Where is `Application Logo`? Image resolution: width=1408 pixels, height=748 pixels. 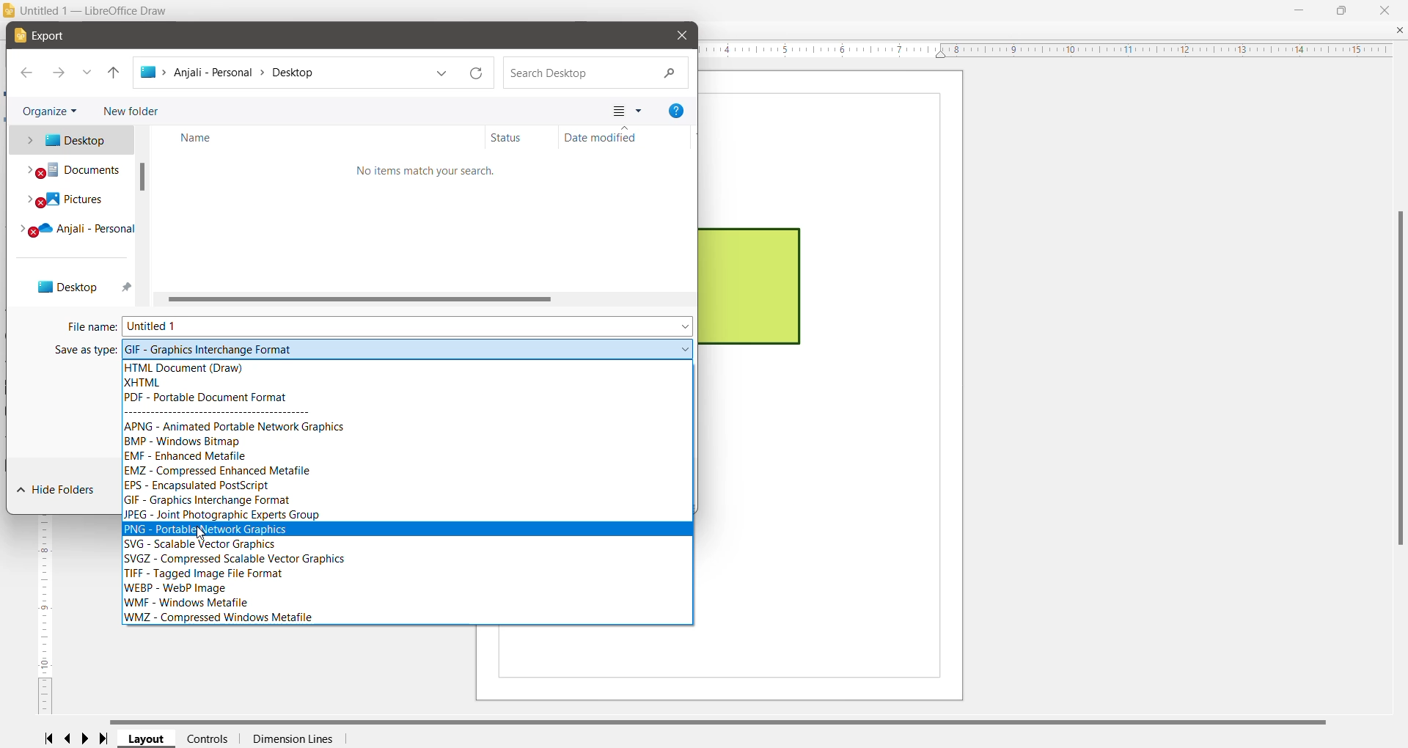 Application Logo is located at coordinates (10, 12).